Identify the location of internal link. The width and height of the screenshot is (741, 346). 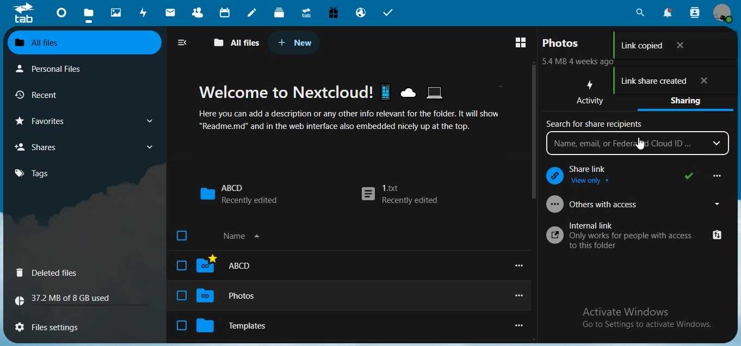
(635, 236).